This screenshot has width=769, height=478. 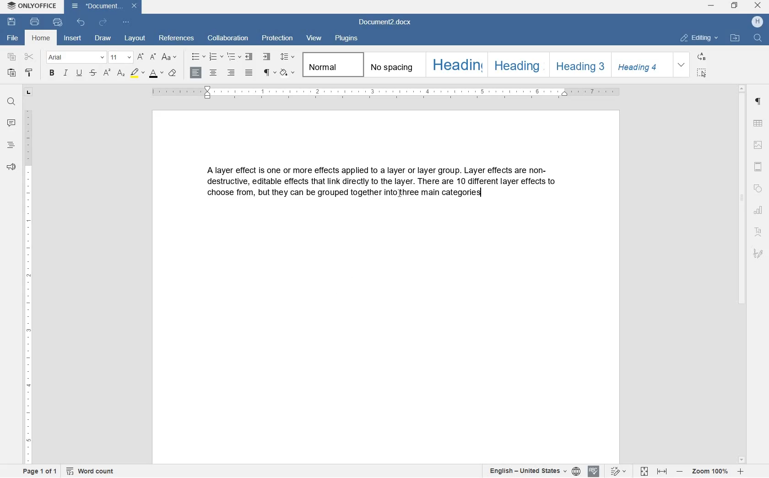 I want to click on ruler, so click(x=29, y=287).